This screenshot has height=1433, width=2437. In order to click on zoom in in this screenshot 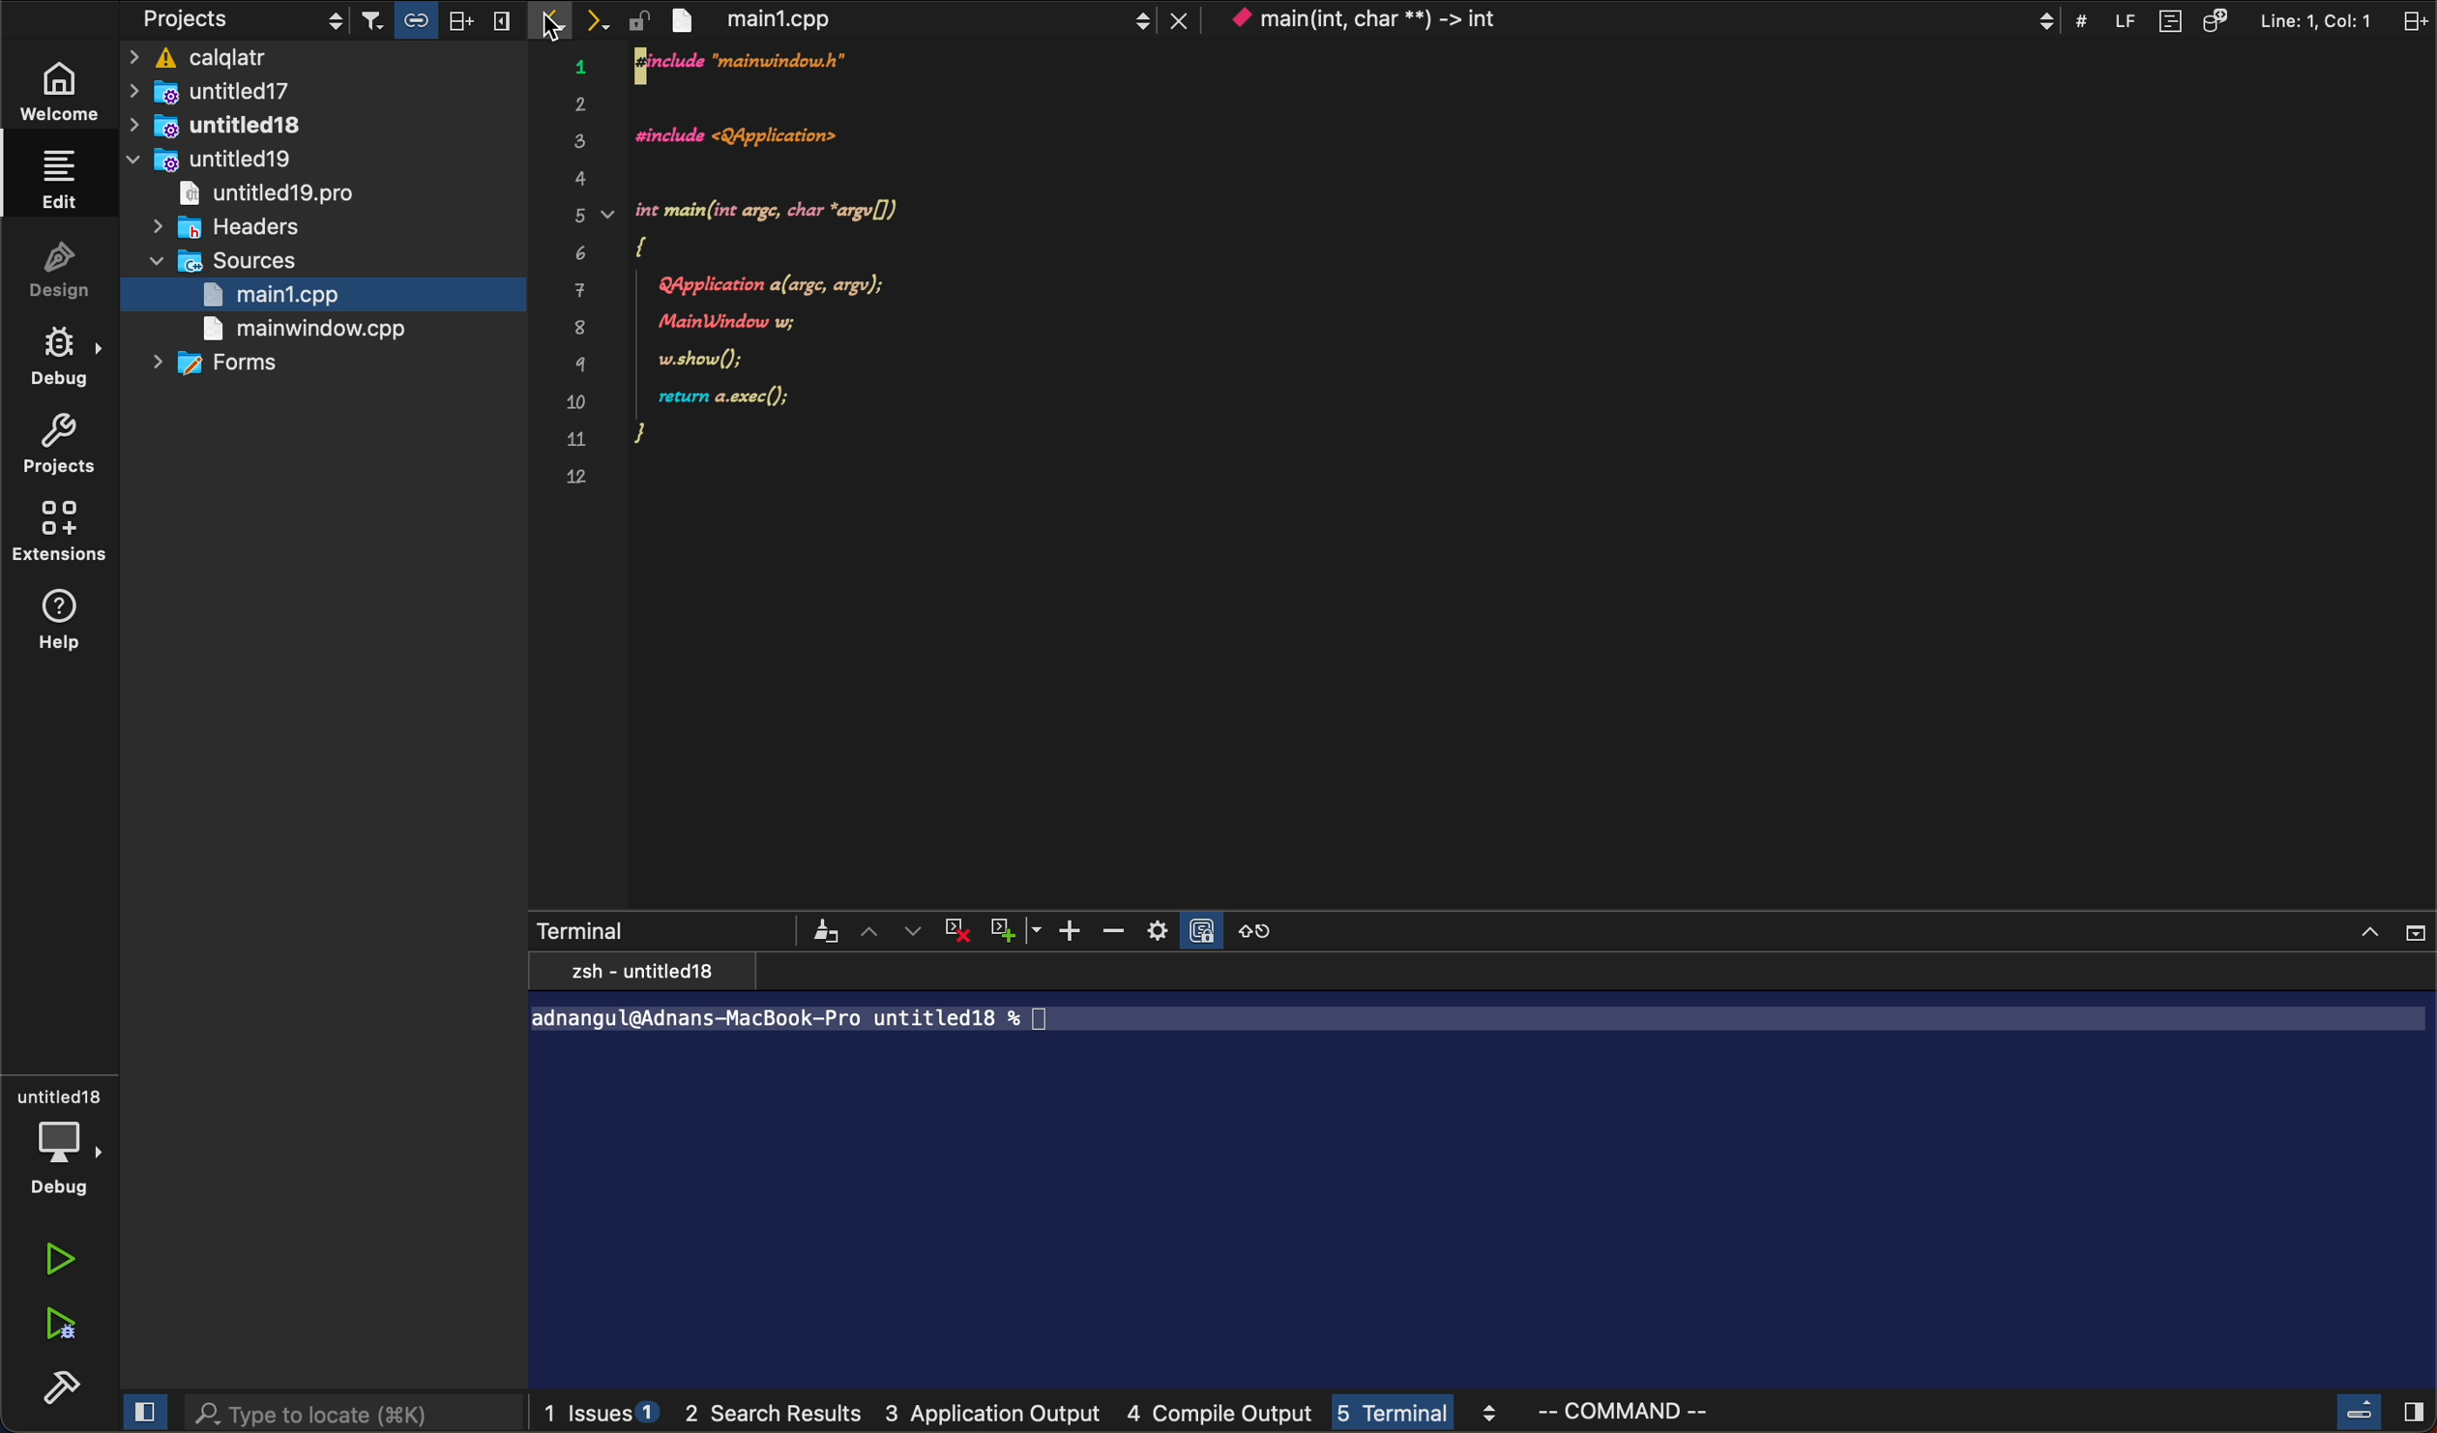, I will do `click(1075, 930)`.